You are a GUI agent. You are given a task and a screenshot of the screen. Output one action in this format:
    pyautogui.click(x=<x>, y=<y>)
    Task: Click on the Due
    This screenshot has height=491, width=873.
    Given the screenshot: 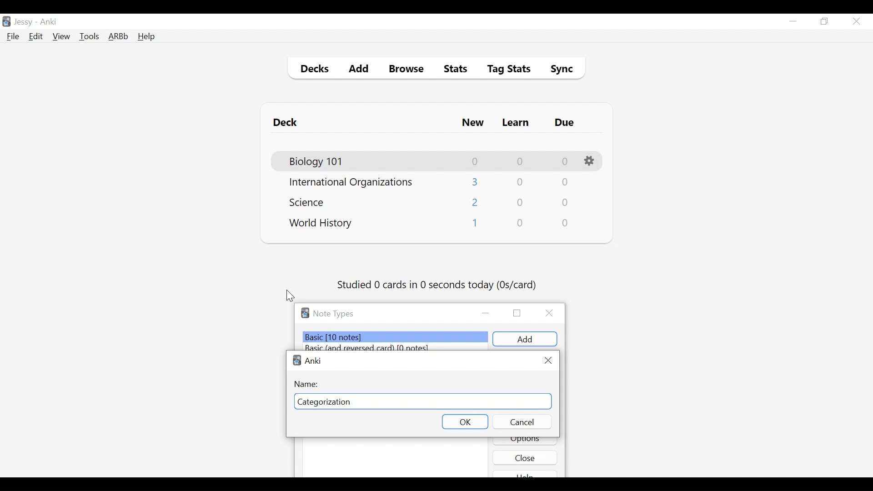 What is the action you would take?
    pyautogui.click(x=565, y=123)
    